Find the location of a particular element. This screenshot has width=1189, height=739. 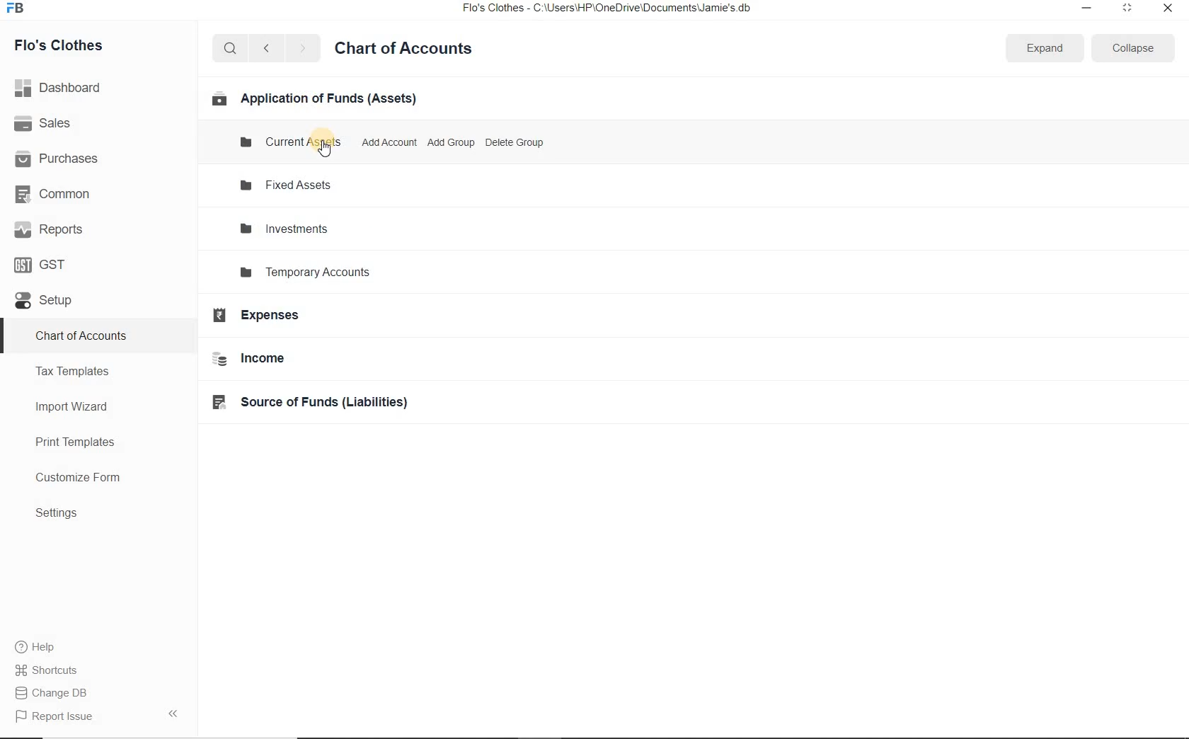

Report Issue is located at coordinates (54, 716).